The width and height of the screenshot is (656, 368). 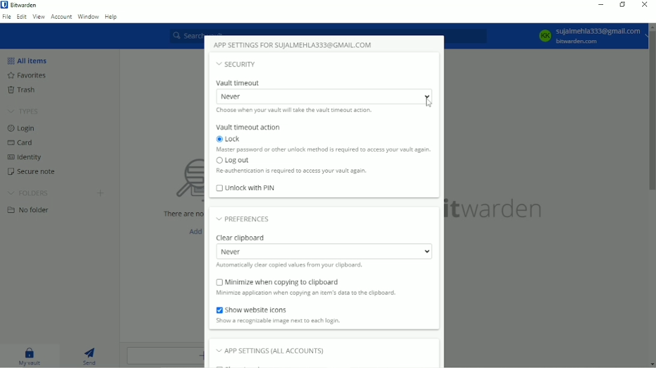 What do you see at coordinates (645, 5) in the screenshot?
I see `Close` at bounding box center [645, 5].